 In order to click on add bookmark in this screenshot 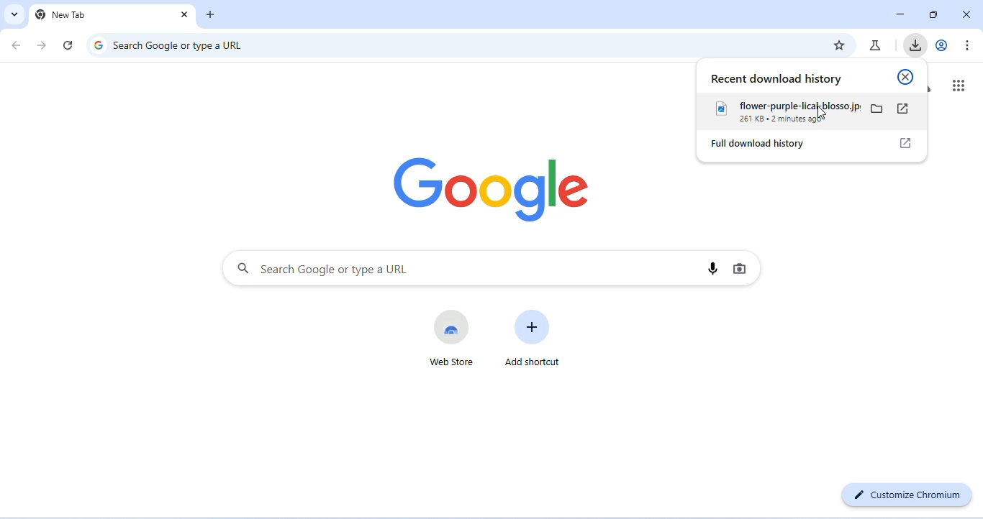, I will do `click(838, 45)`.